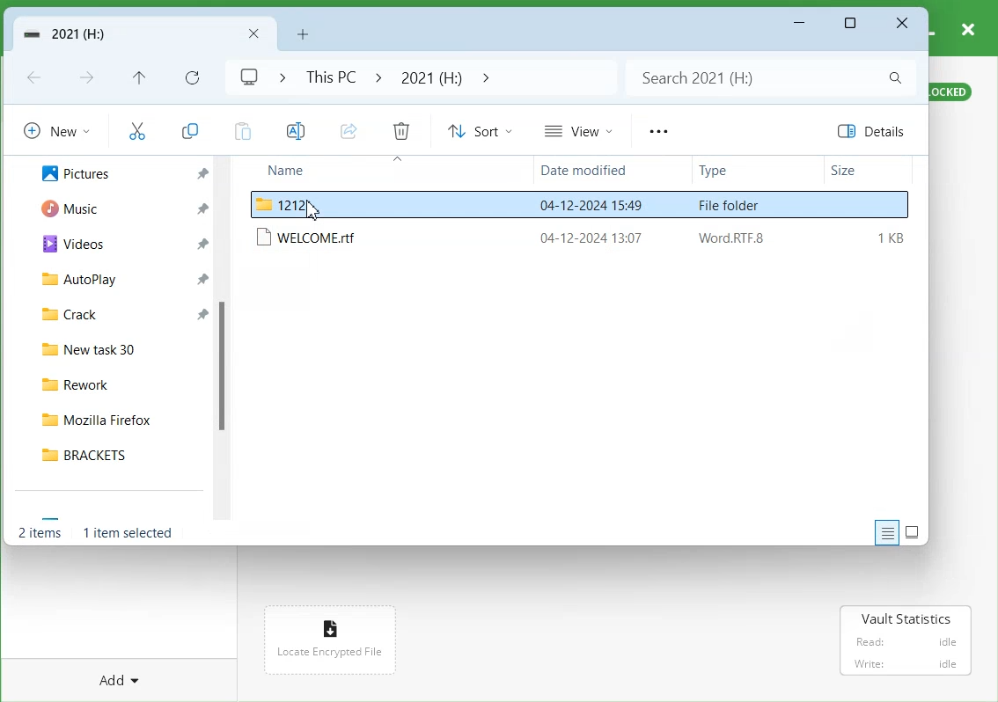  What do you see at coordinates (41, 531) in the screenshot?
I see `Text` at bounding box center [41, 531].